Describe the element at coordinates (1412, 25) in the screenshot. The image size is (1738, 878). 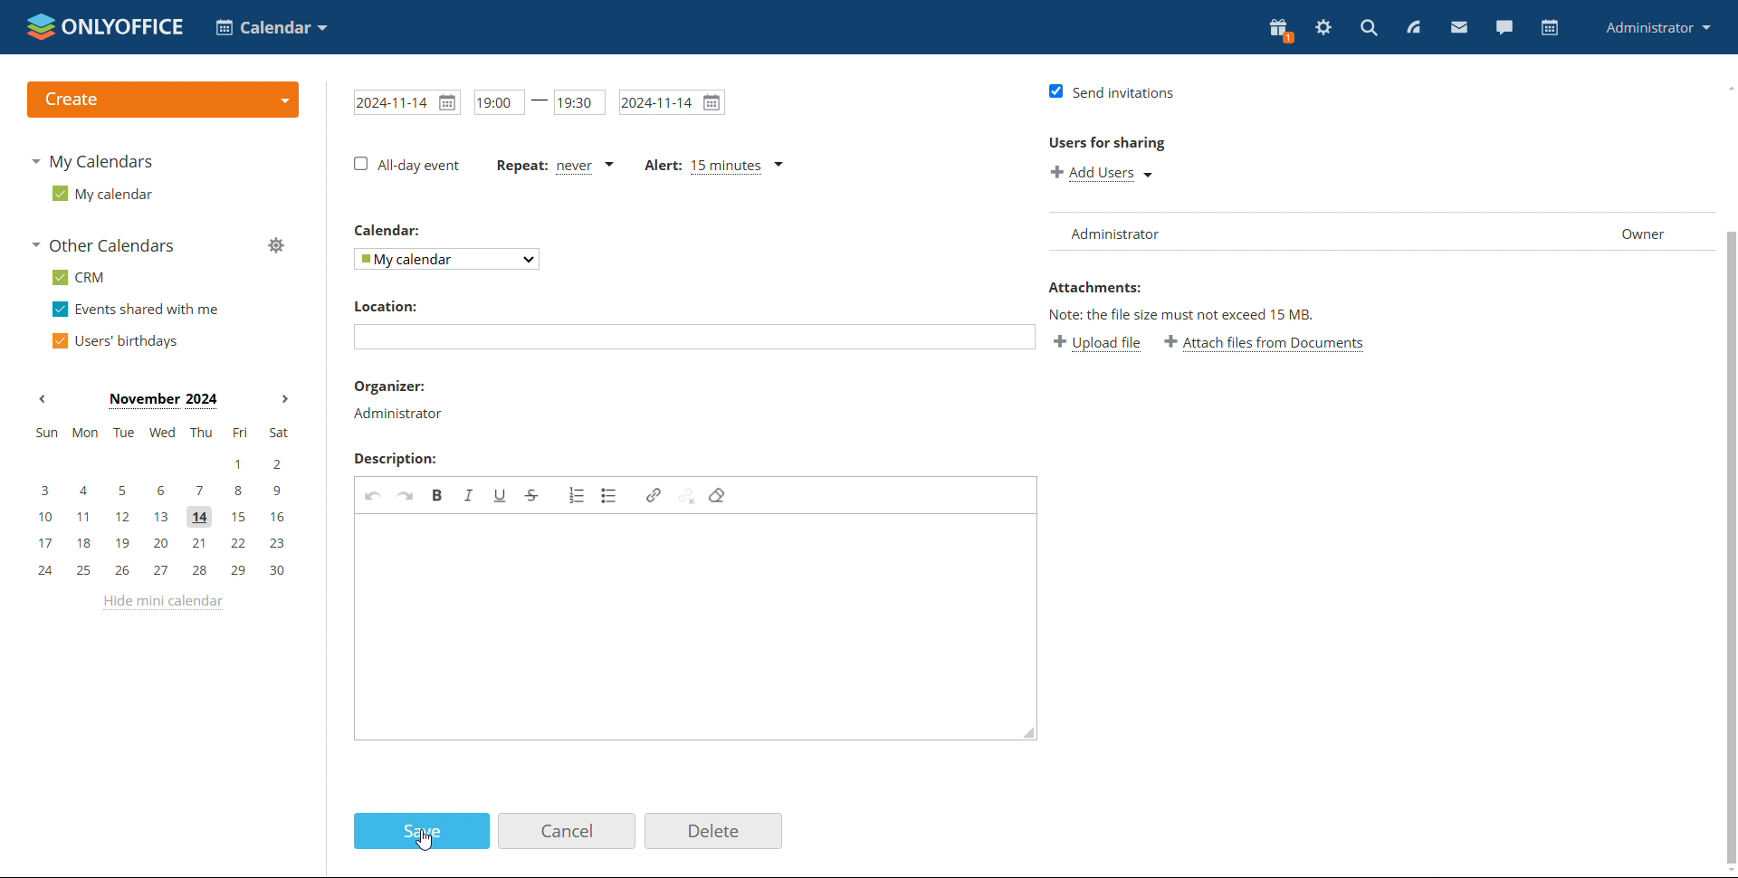
I see `feed` at that location.